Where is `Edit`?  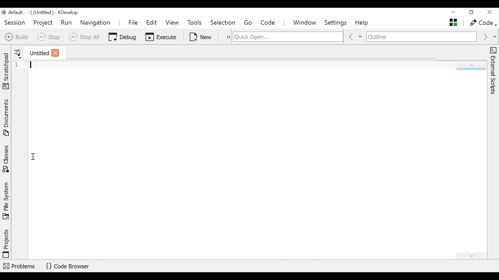 Edit is located at coordinates (152, 22).